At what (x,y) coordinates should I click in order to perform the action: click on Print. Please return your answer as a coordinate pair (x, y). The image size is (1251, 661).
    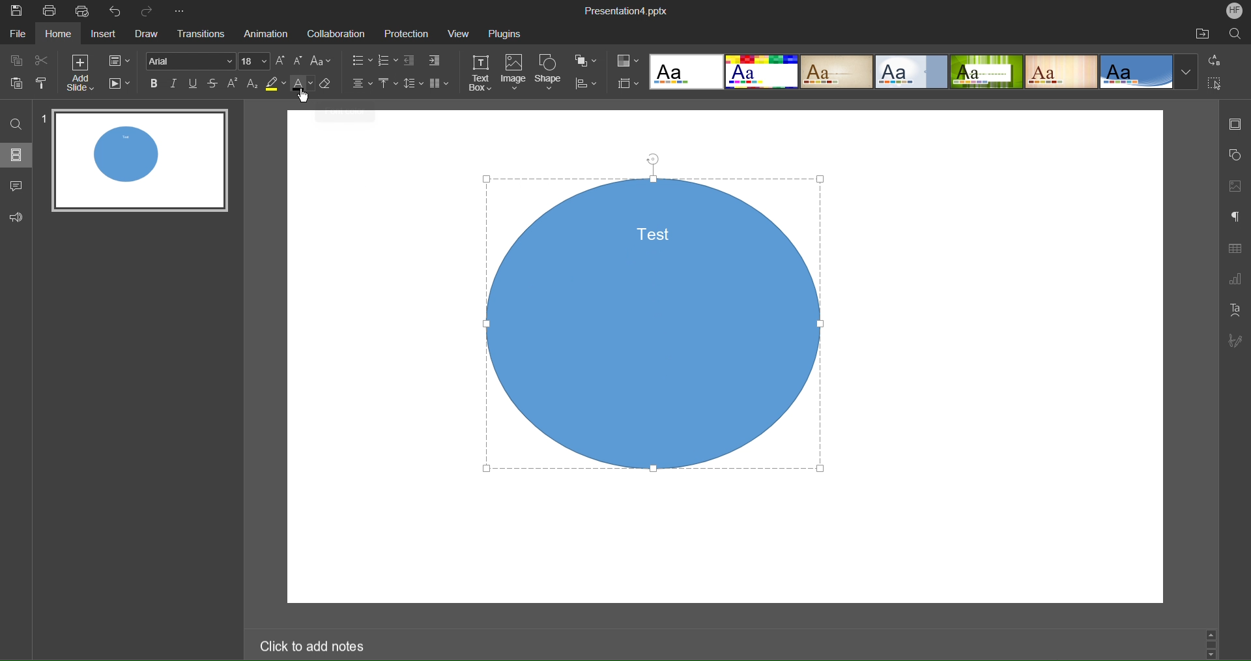
    Looking at the image, I should click on (53, 12).